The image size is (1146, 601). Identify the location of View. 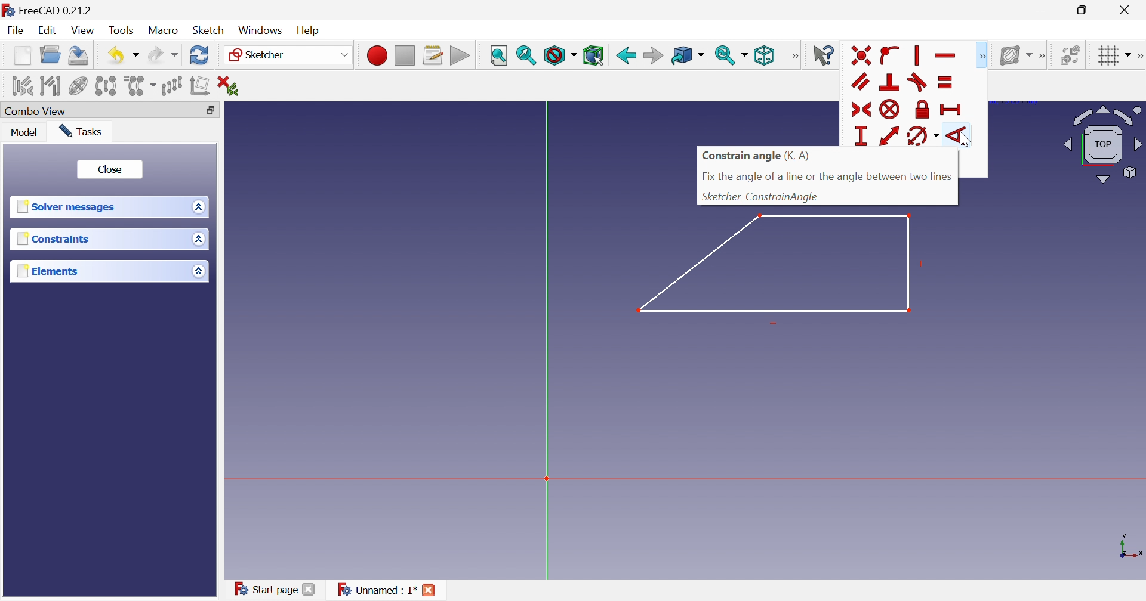
(84, 30).